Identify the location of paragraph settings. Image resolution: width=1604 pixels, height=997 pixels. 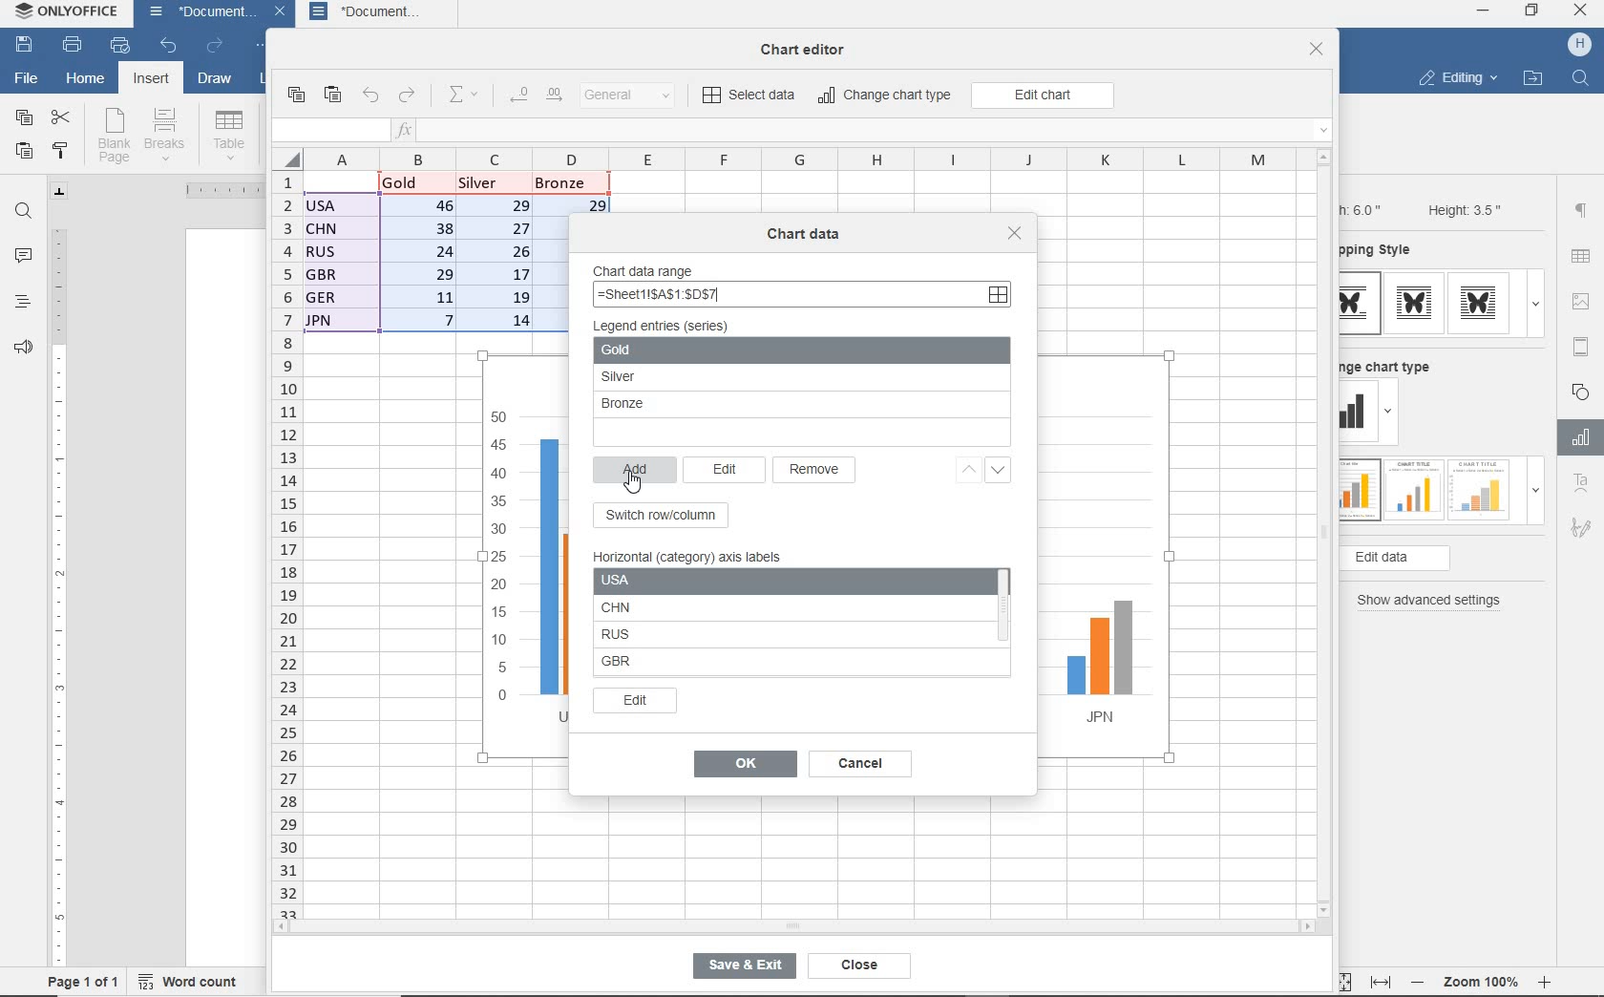
(1581, 210).